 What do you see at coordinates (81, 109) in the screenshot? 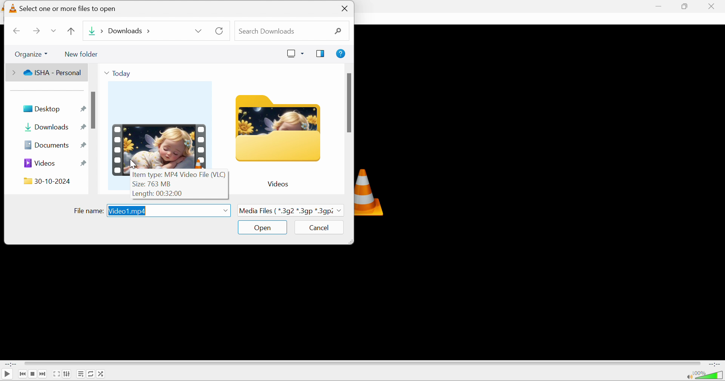
I see `Pin` at bounding box center [81, 109].